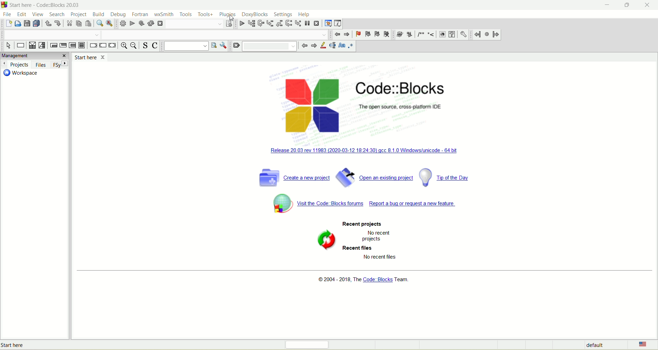 This screenshot has width=658, height=350. Describe the element at coordinates (20, 73) in the screenshot. I see `workspace` at that location.